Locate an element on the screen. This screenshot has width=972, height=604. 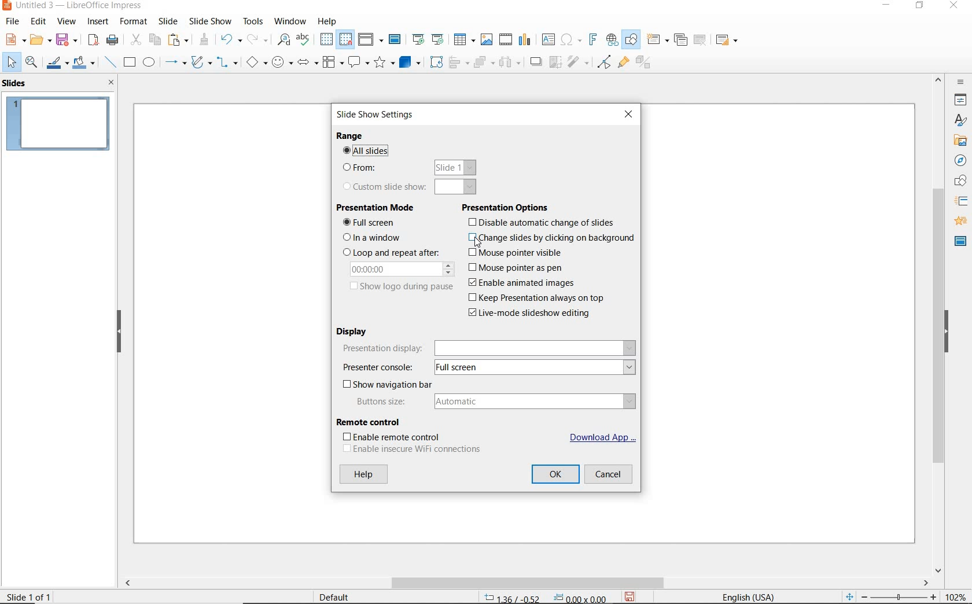
START FROM CURRENT SLIDE is located at coordinates (437, 39).